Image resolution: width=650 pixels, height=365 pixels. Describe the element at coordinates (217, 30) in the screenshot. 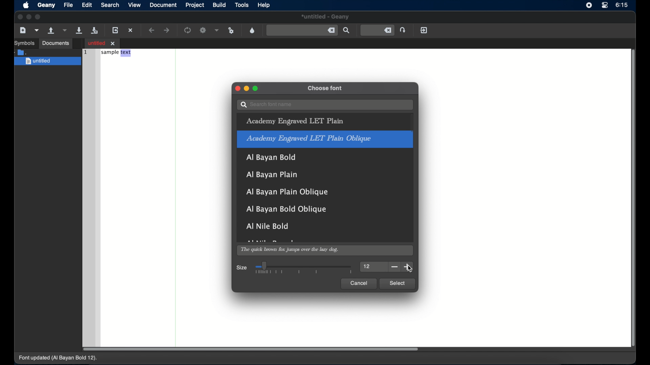

I see `choose more build actions` at that location.